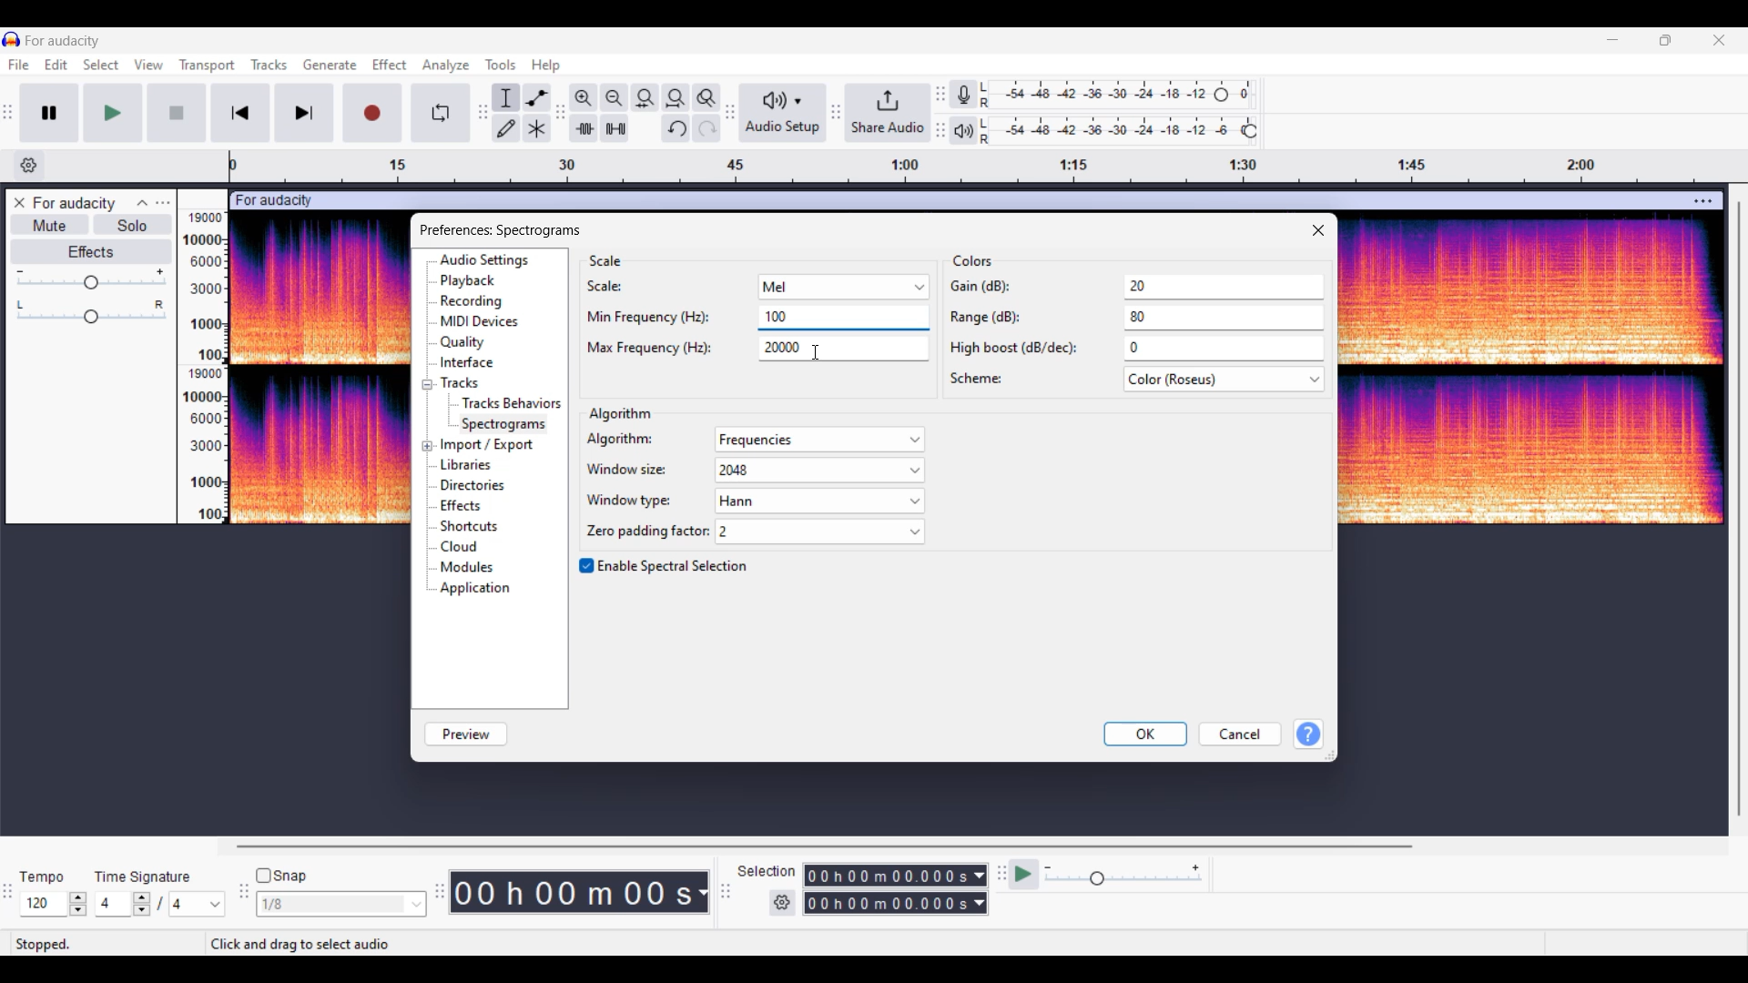 The height and width of the screenshot is (983, 1748). Describe the element at coordinates (783, 112) in the screenshot. I see `Audio setup` at that location.